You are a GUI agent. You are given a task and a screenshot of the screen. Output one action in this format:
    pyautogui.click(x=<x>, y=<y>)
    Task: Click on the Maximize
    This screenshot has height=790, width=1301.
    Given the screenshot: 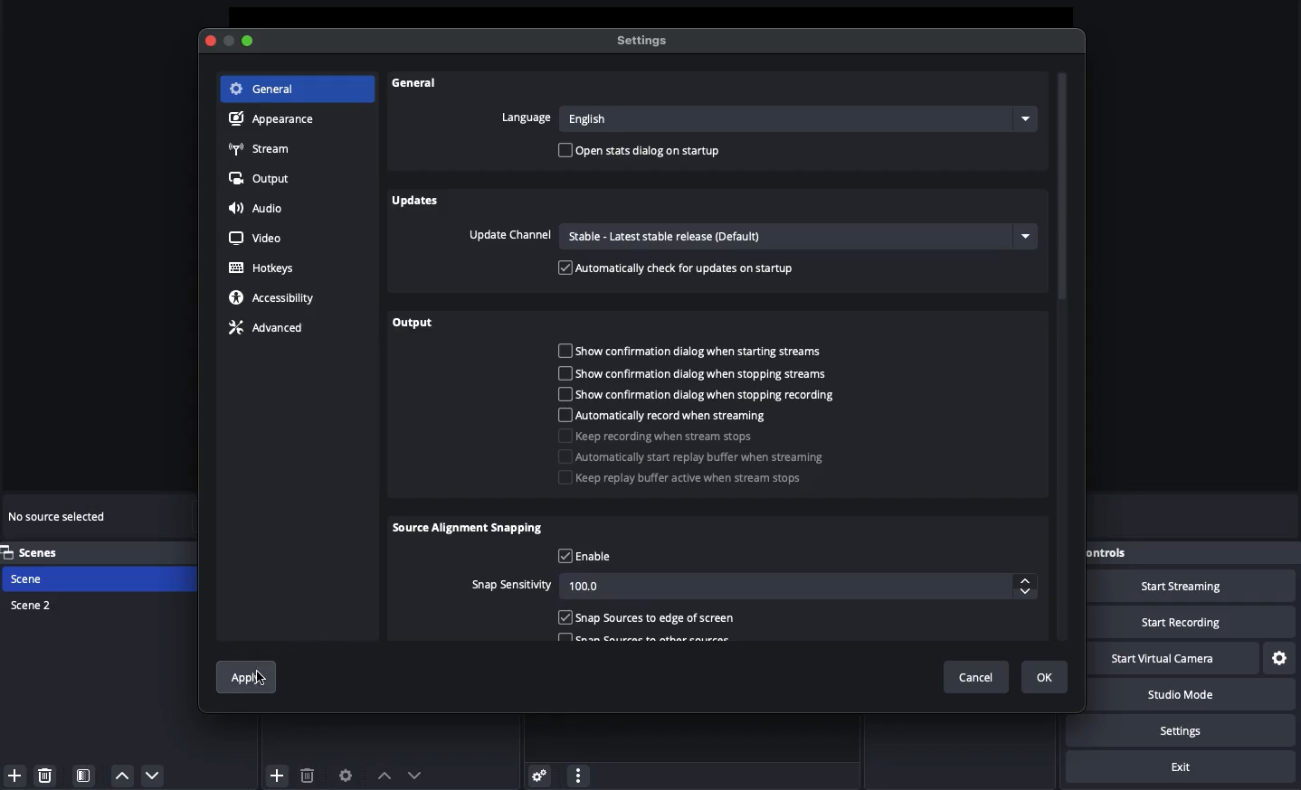 What is the action you would take?
    pyautogui.click(x=249, y=42)
    